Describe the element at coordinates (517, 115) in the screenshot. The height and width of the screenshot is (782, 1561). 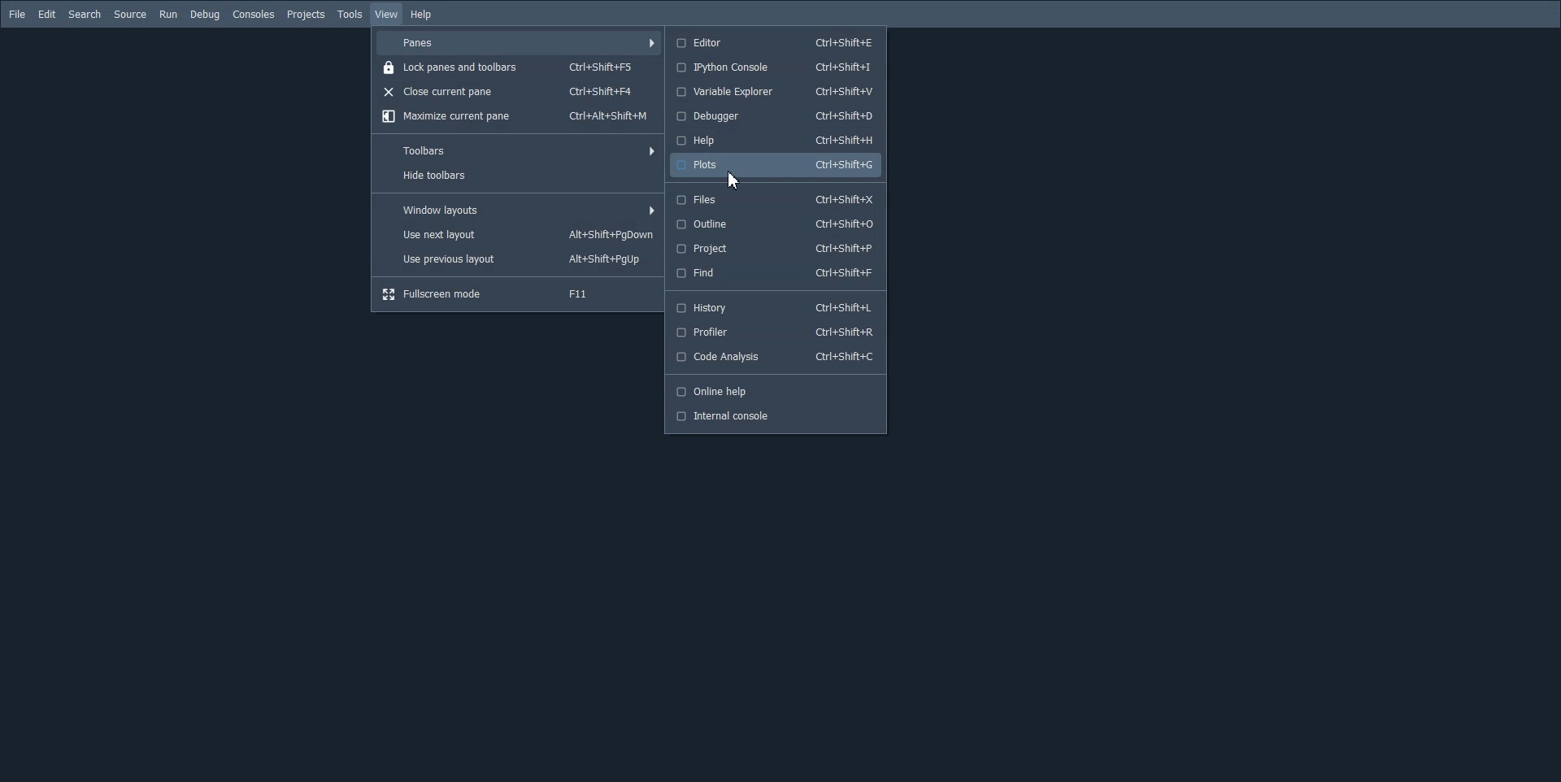
I see `Maximize current pane` at that location.